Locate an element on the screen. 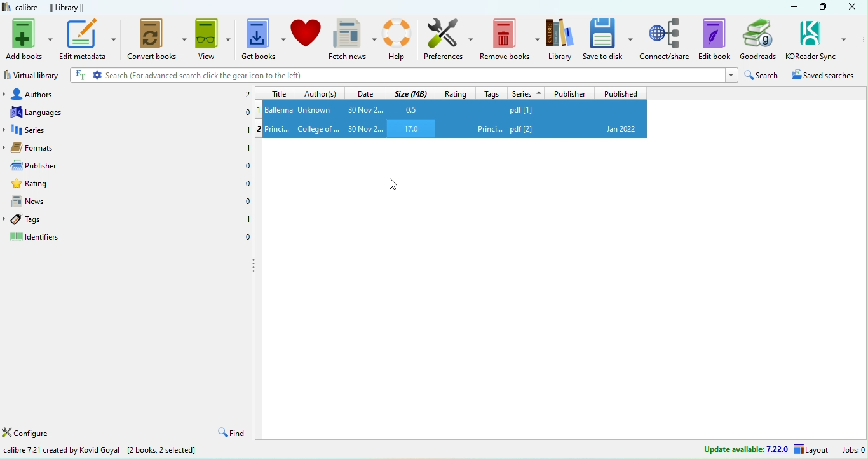  drop down is located at coordinates (6, 219).